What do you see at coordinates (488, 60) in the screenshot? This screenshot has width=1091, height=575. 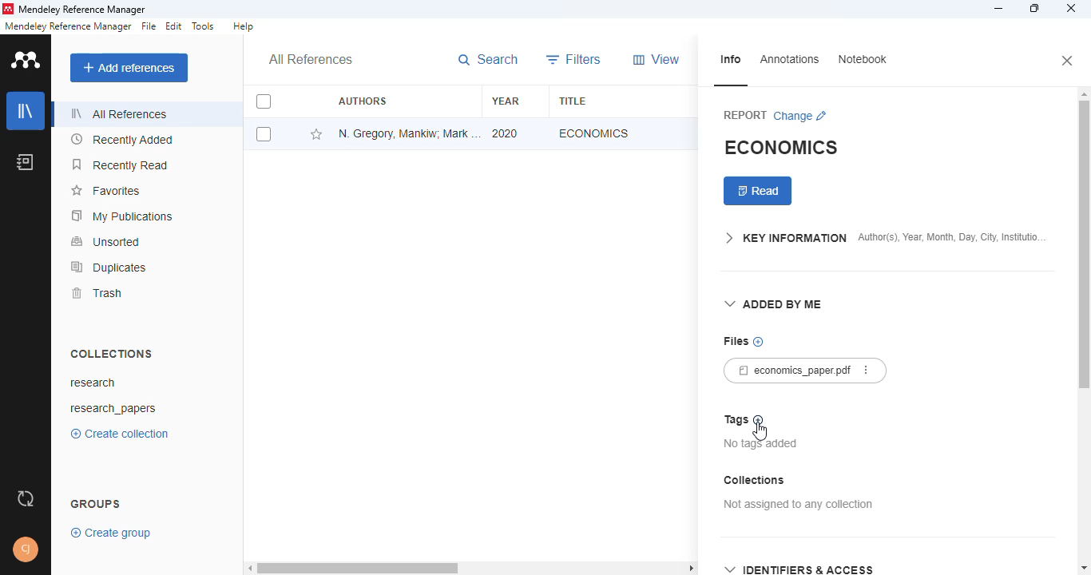 I see `search` at bounding box center [488, 60].